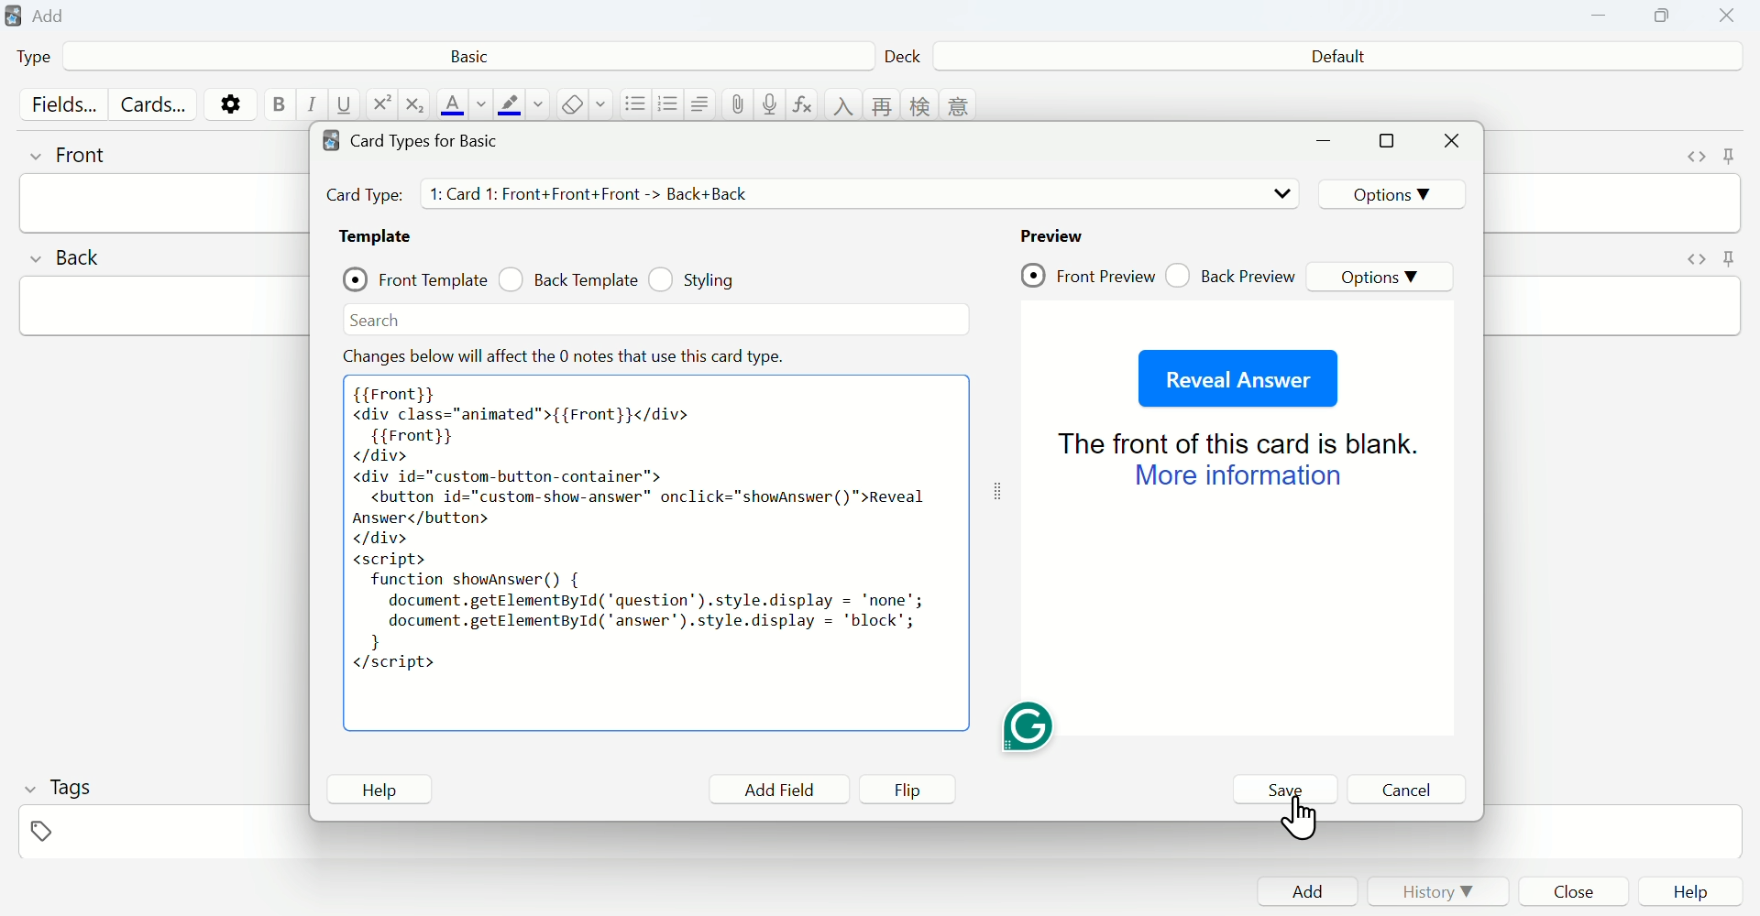 This screenshot has height=916, width=1760. I want to click on toggle HTML editor, so click(1698, 258).